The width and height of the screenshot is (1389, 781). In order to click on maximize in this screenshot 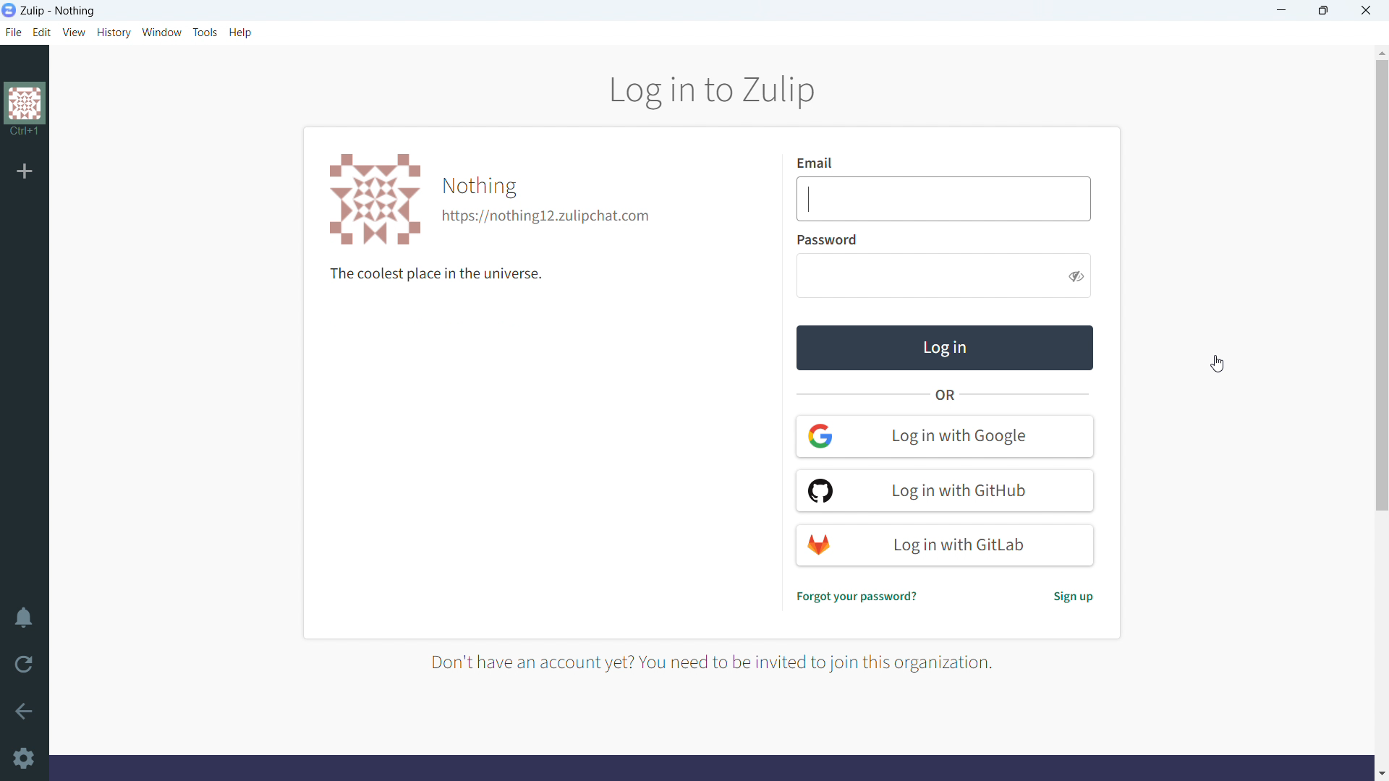, I will do `click(1322, 11)`.